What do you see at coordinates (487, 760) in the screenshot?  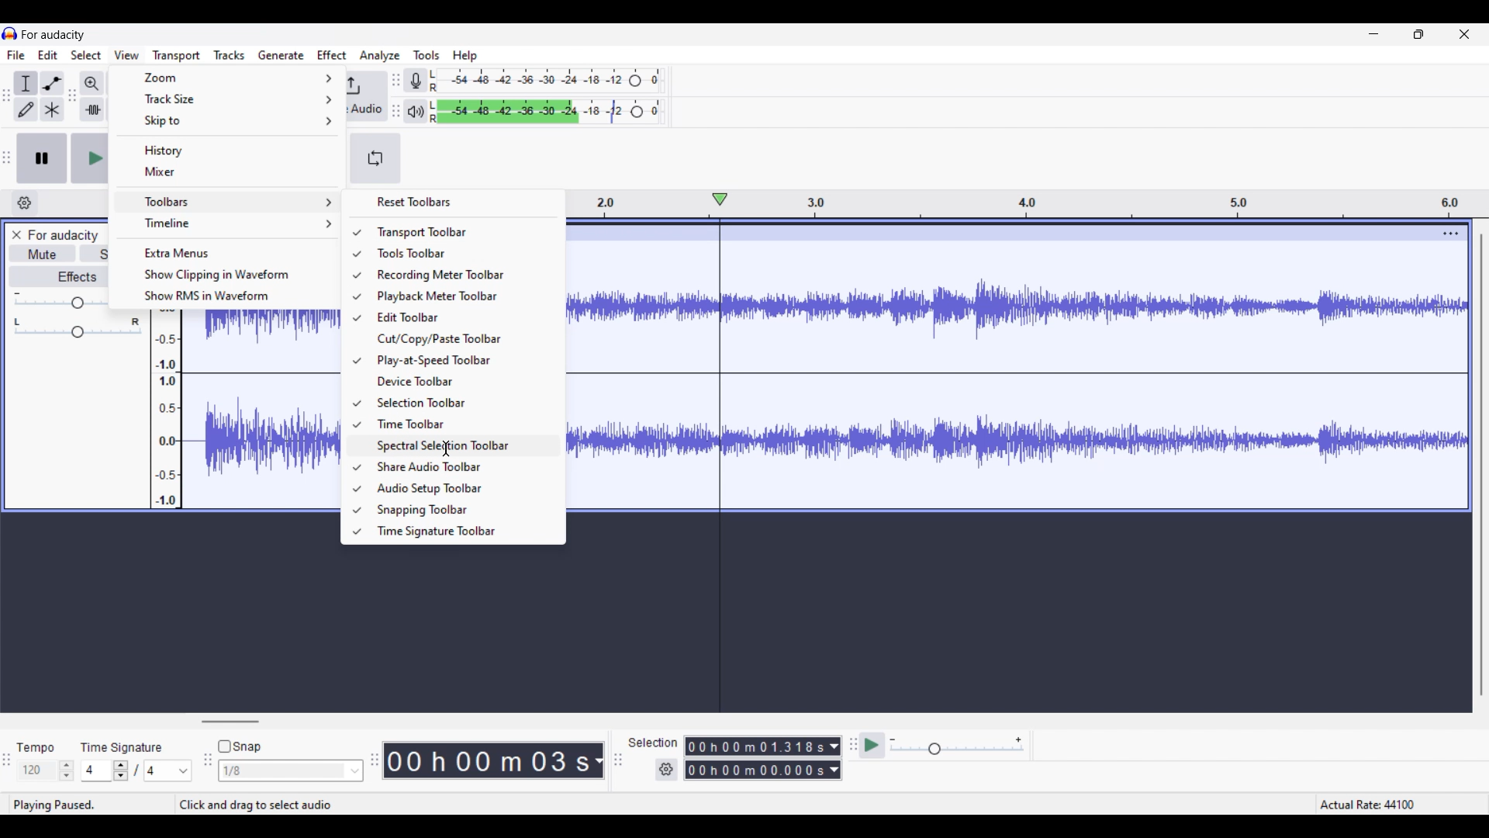 I see `Duration` at bounding box center [487, 760].